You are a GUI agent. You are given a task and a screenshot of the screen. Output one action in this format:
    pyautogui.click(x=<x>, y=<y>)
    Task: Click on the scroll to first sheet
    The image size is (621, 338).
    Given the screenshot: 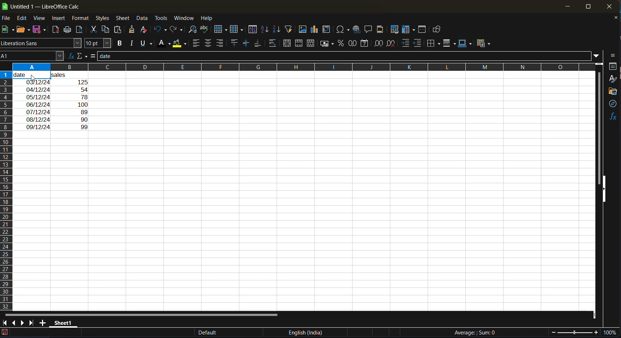 What is the action you would take?
    pyautogui.click(x=4, y=323)
    